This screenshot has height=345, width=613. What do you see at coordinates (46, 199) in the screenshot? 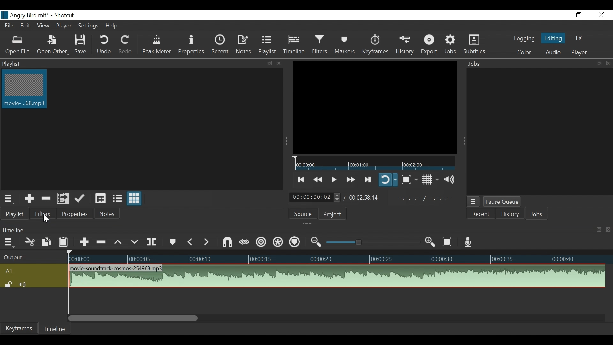
I see `Remove Cut` at bounding box center [46, 199].